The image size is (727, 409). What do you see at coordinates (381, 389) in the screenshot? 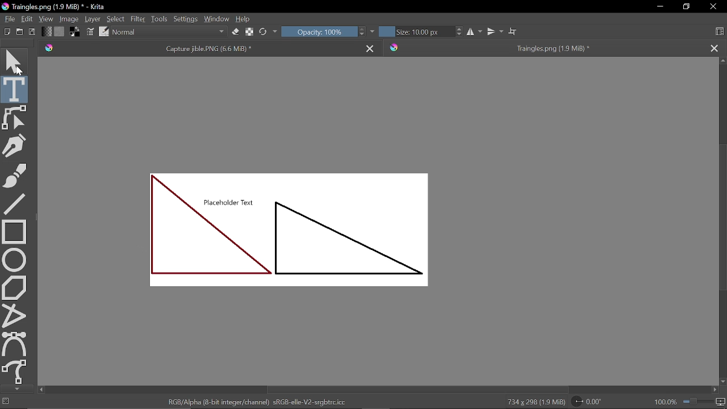
I see `Horizontal scrollbar` at bounding box center [381, 389].